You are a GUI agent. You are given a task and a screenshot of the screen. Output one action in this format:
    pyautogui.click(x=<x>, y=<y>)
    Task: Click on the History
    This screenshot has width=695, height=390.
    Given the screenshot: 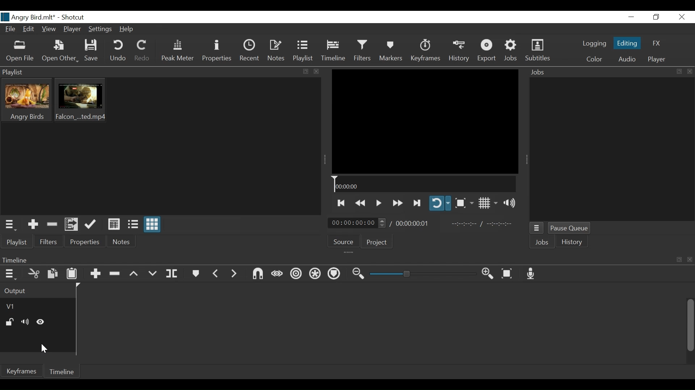 What is the action you would take?
    pyautogui.click(x=459, y=51)
    